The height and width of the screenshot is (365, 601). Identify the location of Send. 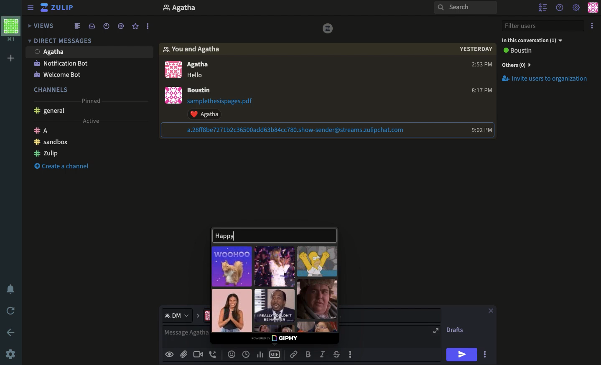
(462, 354).